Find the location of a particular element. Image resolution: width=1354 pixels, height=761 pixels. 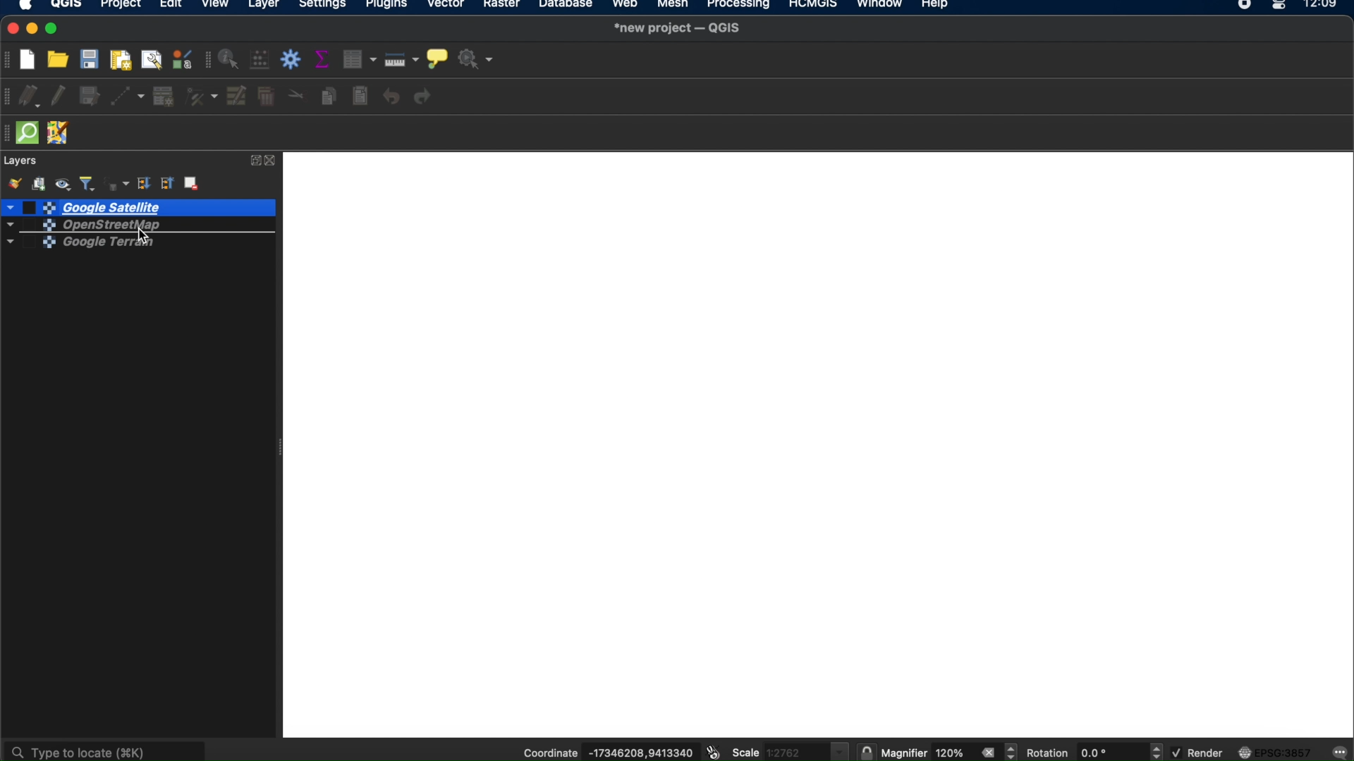

toggle extents and mouse position display is located at coordinates (712, 753).